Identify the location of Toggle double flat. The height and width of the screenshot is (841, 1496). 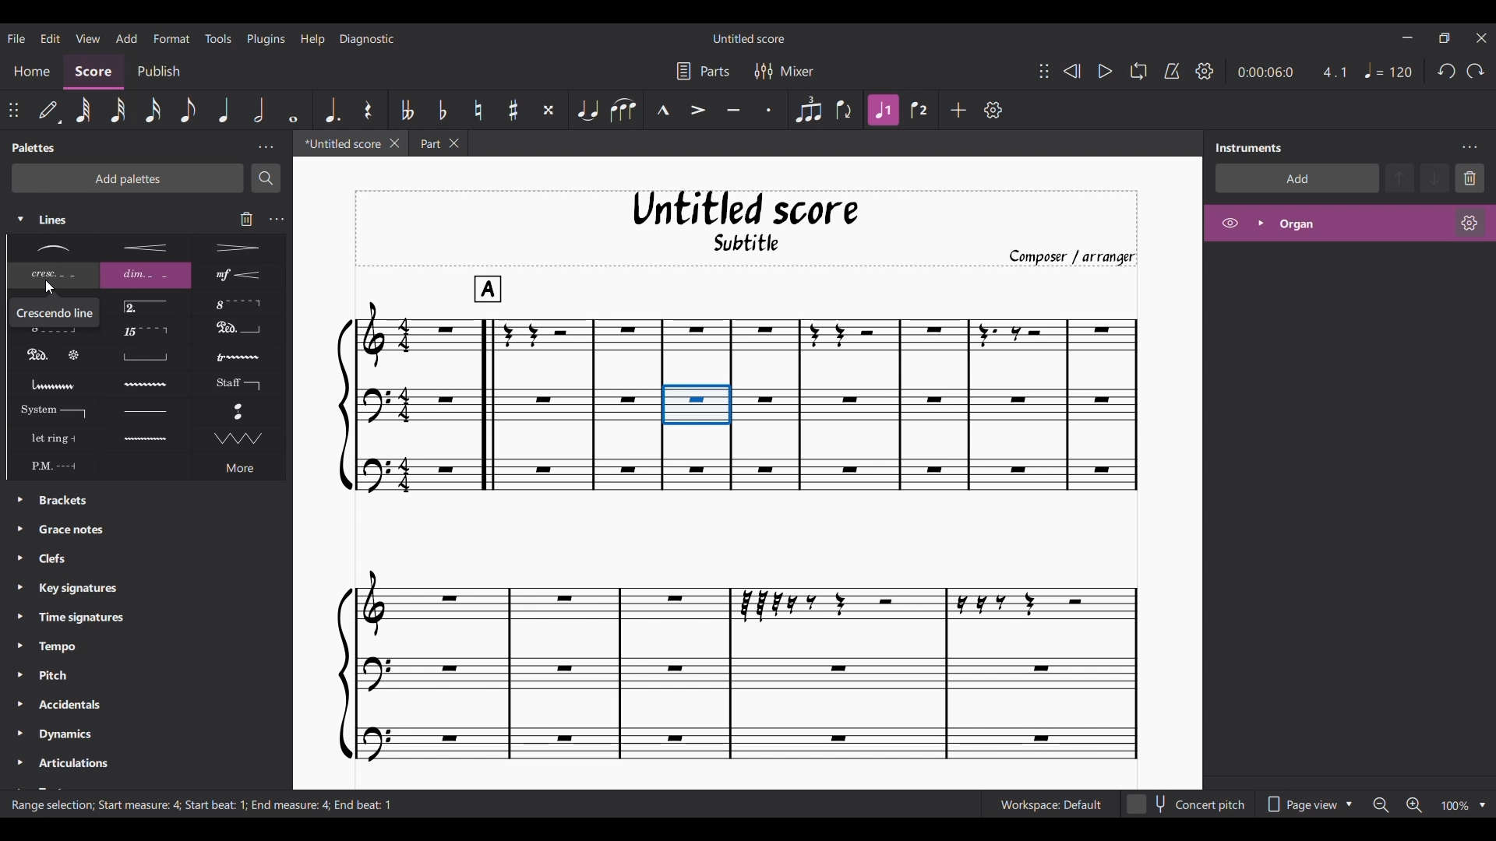
(408, 109).